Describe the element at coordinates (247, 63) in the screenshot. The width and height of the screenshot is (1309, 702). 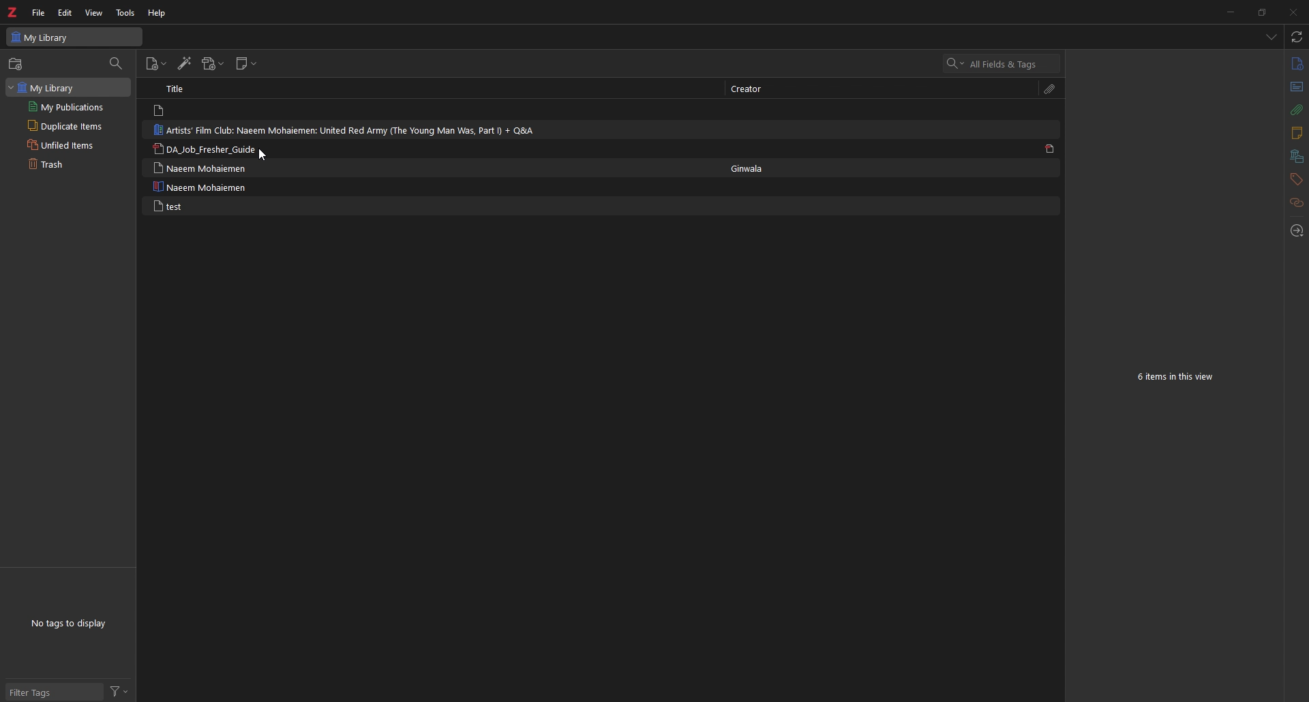
I see `new note` at that location.